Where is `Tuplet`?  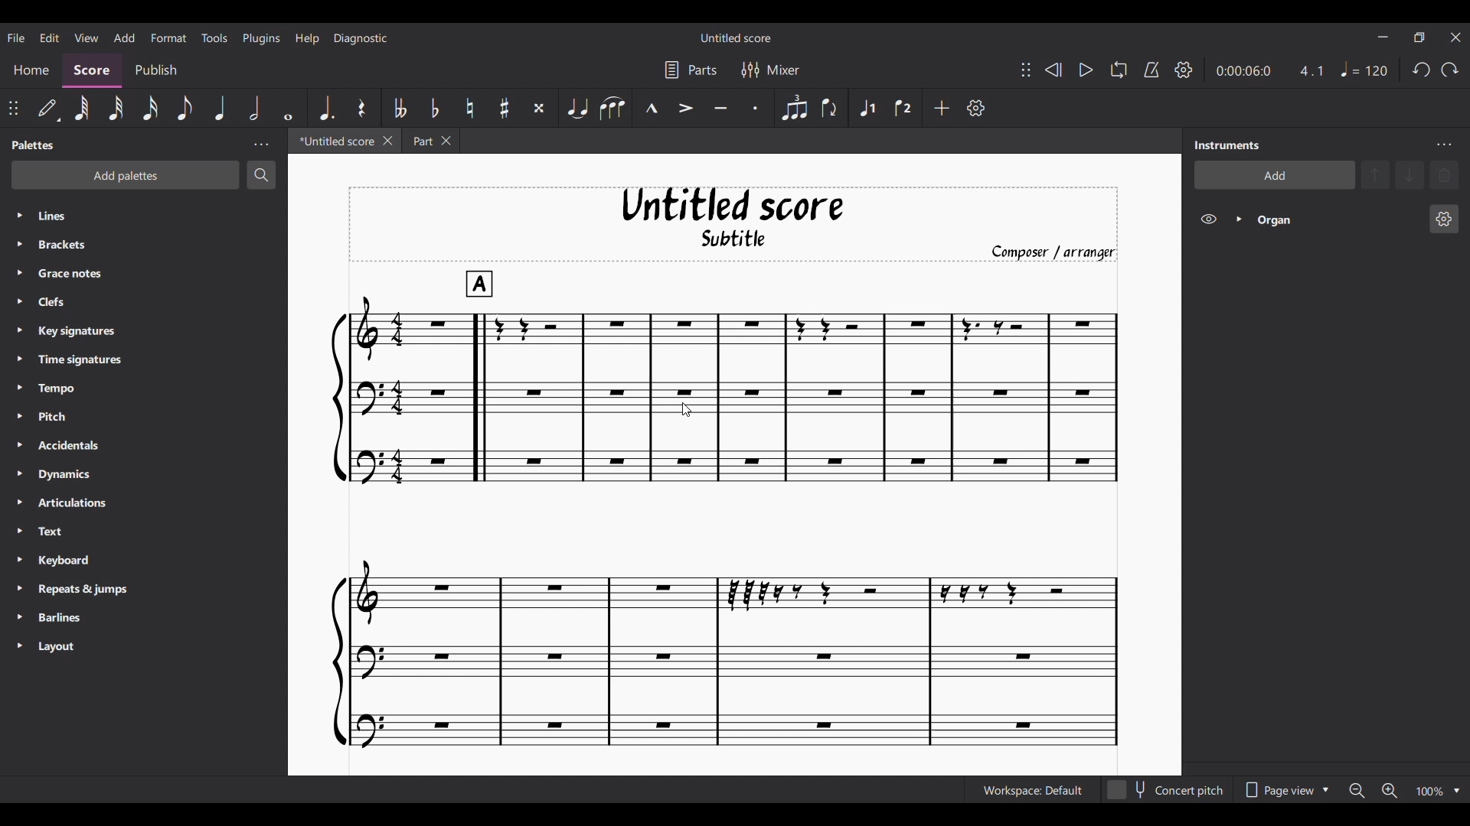
Tuplet is located at coordinates (794, 109).